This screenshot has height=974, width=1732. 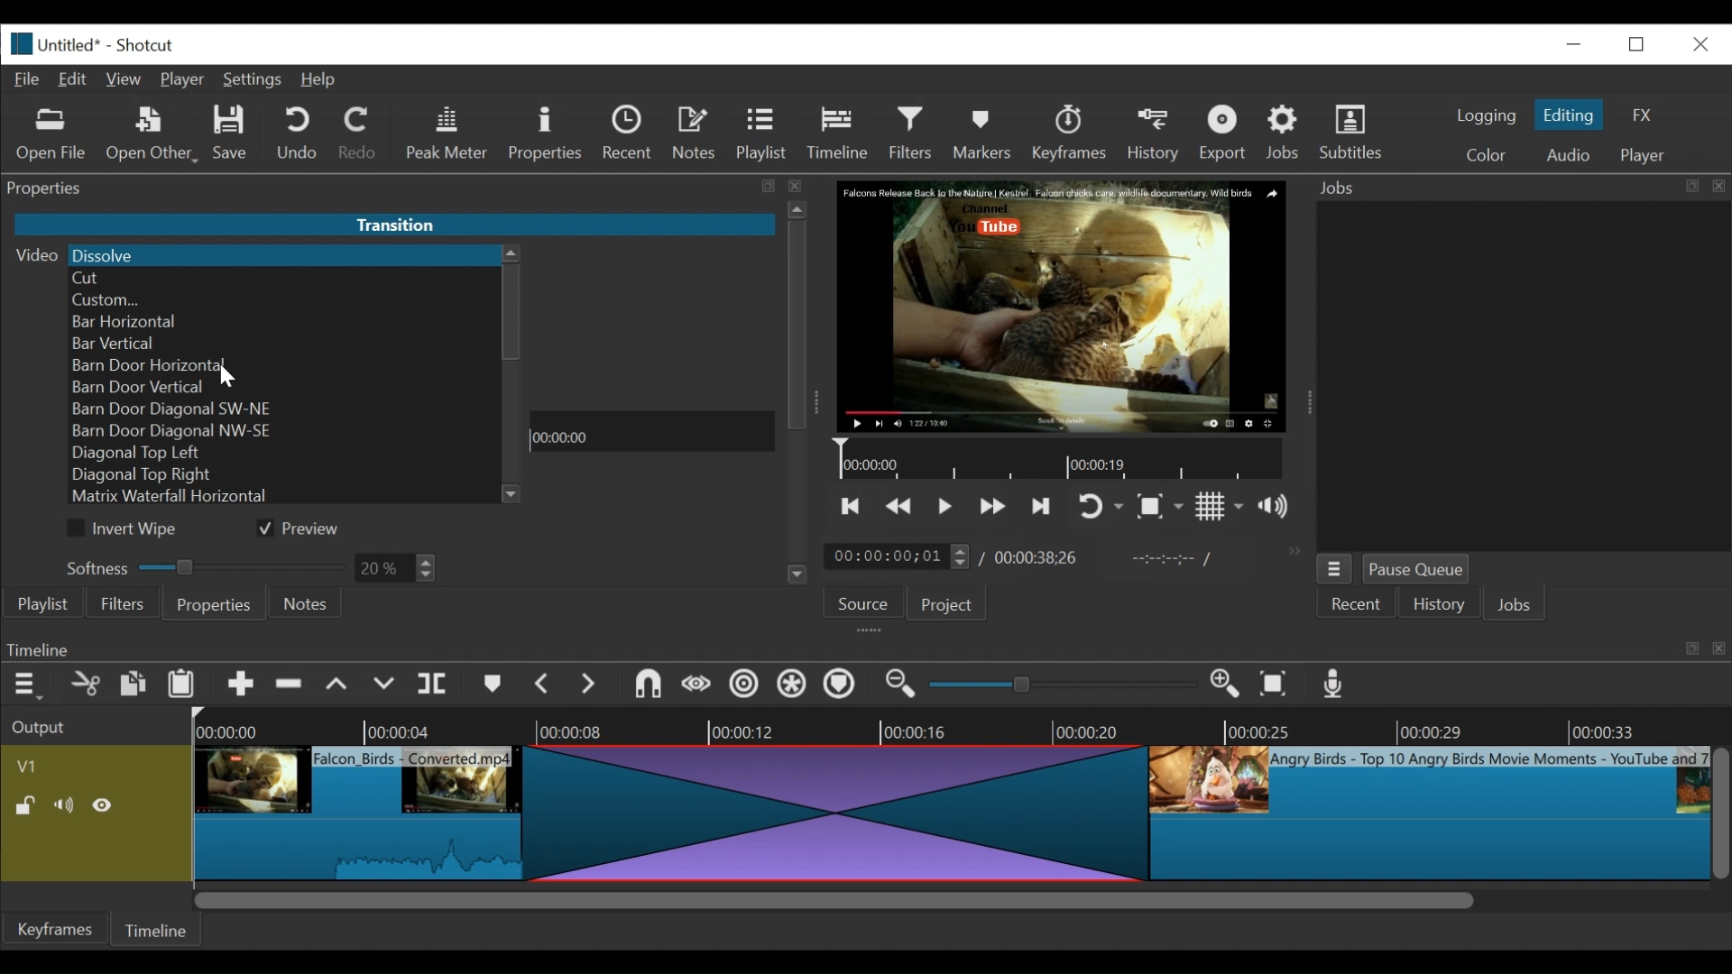 What do you see at coordinates (286, 498) in the screenshot?
I see `Matrix Waterfall Horizontal` at bounding box center [286, 498].